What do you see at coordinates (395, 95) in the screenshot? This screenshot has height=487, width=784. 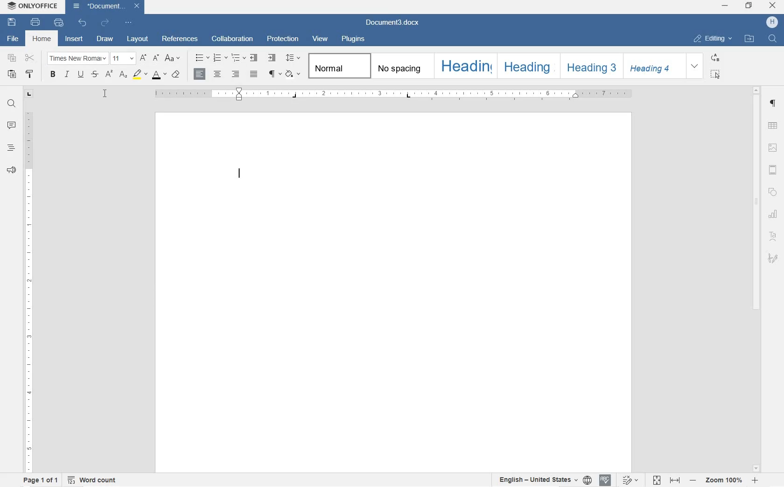 I see `RULER` at bounding box center [395, 95].